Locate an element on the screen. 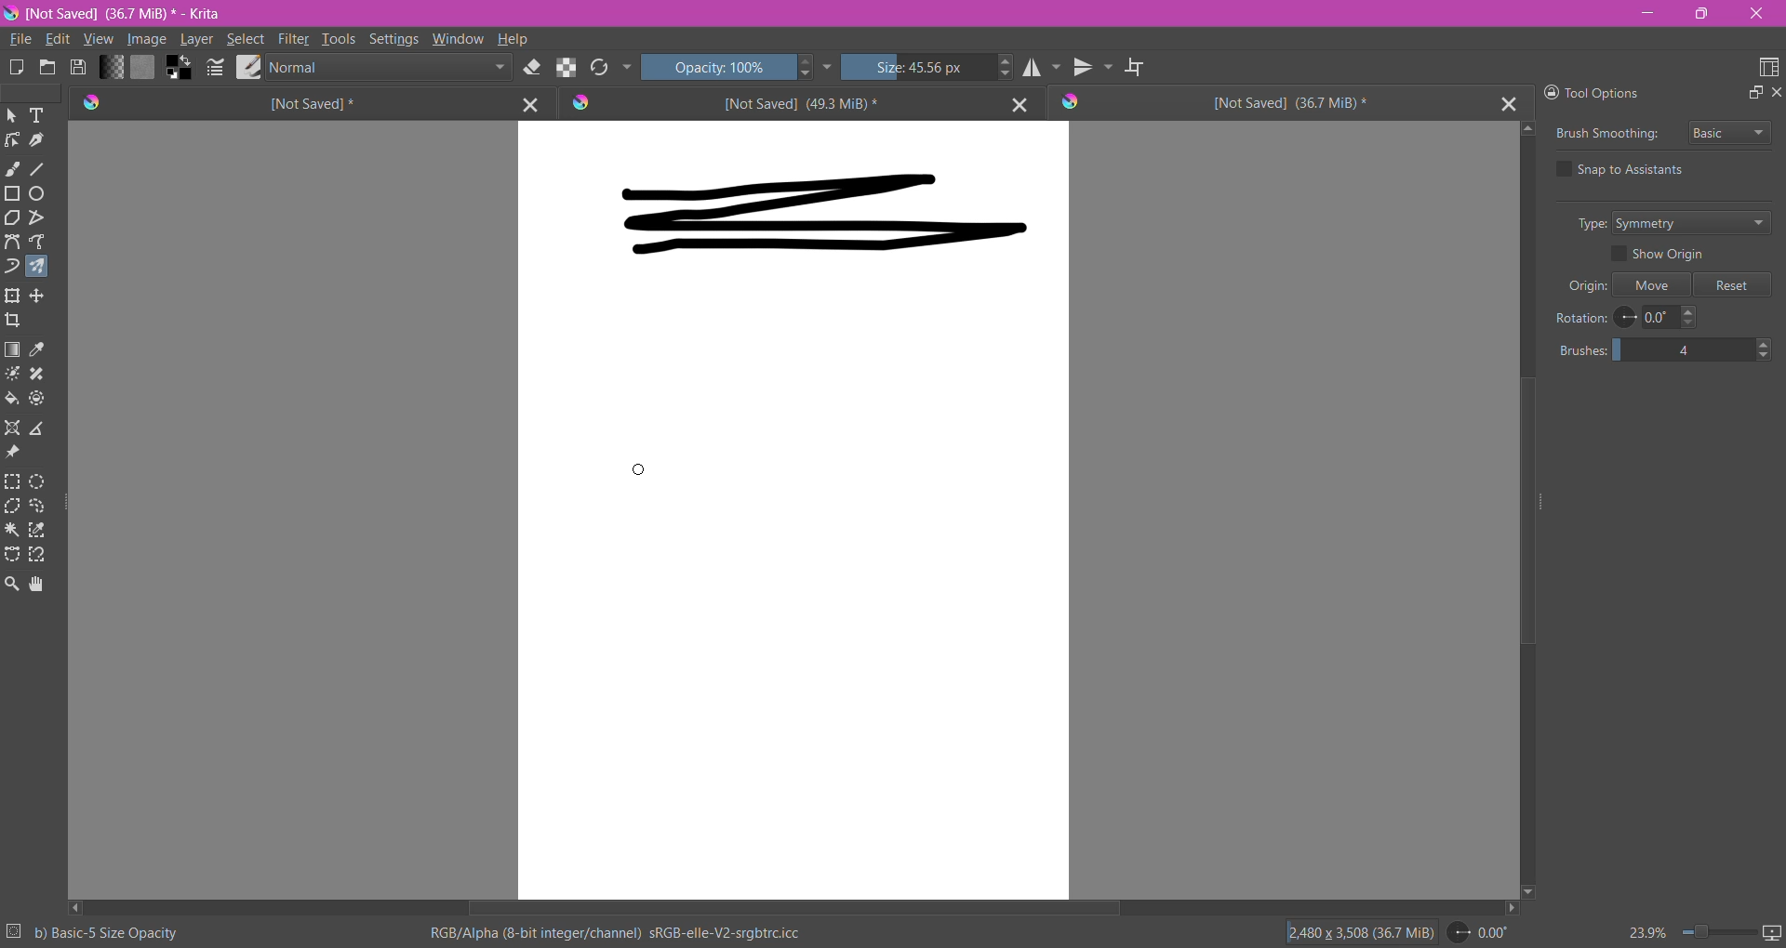 The height and width of the screenshot is (948, 1786). Polygonal Selection Tool is located at coordinates (13, 506).